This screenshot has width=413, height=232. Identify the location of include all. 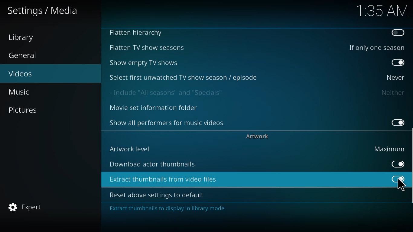
(168, 92).